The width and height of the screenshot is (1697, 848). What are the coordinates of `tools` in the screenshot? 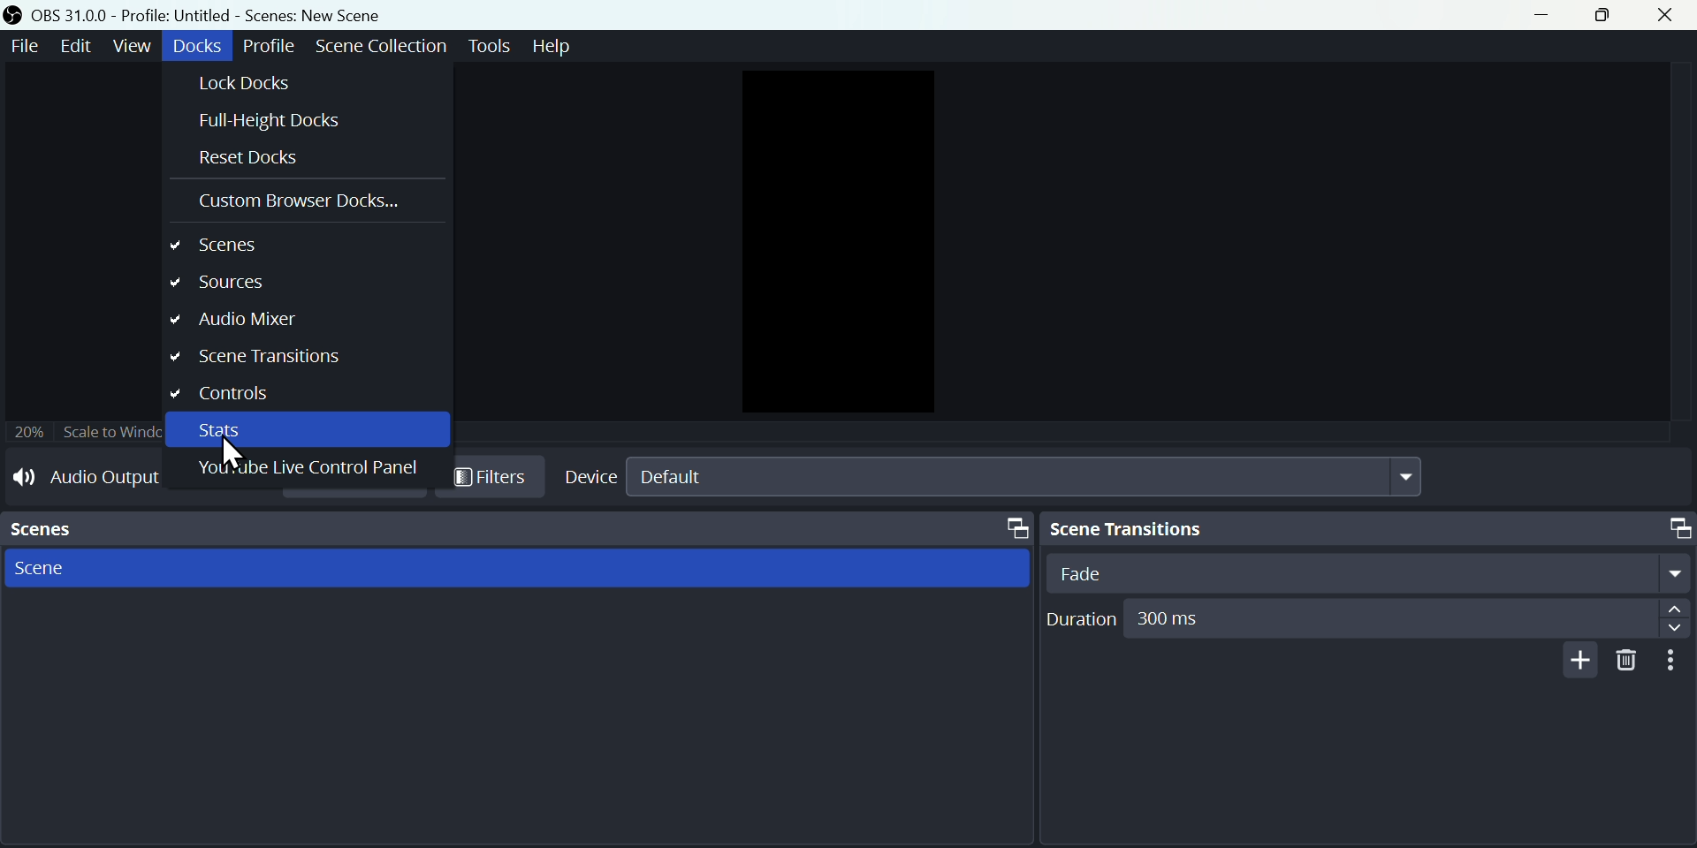 It's located at (487, 47).